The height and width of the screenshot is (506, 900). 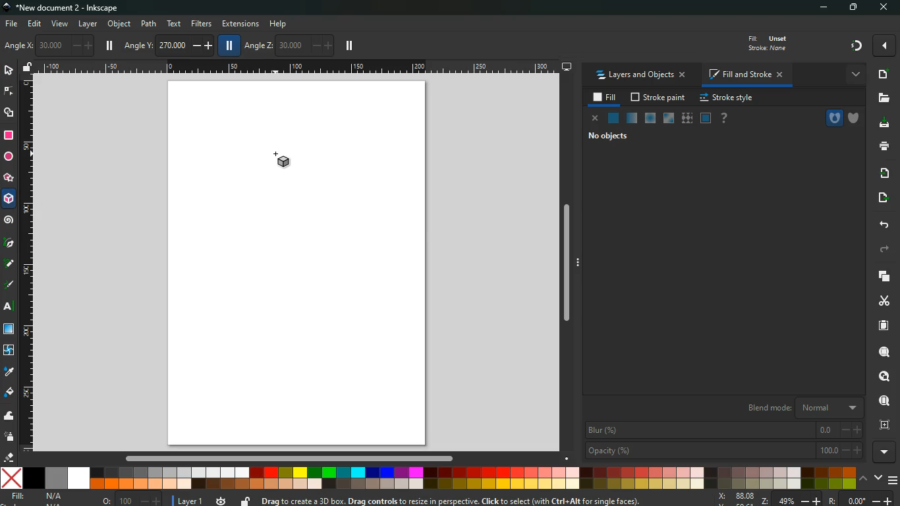 What do you see at coordinates (884, 45) in the screenshot?
I see `more` at bounding box center [884, 45].